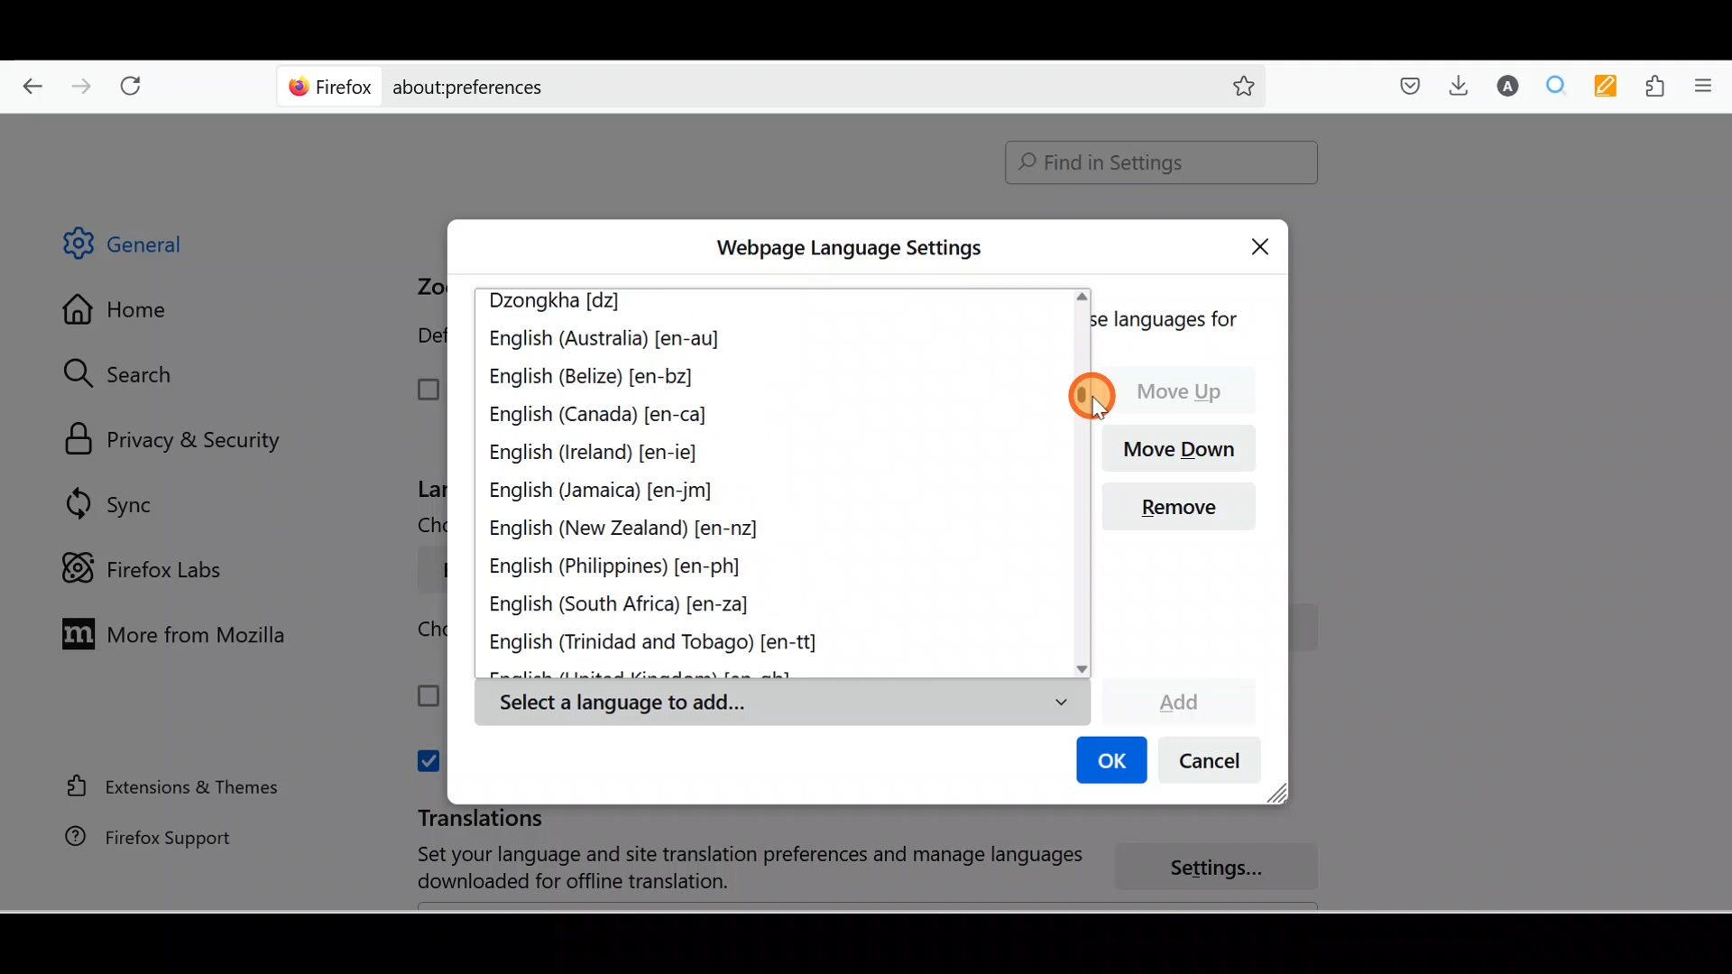  Describe the element at coordinates (1188, 391) in the screenshot. I see `Move up` at that location.